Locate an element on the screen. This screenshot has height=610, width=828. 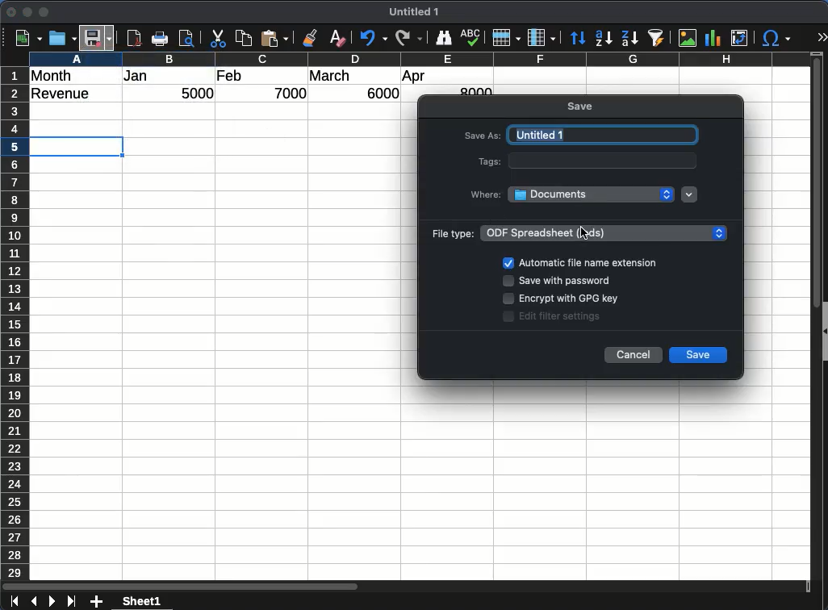
paste is located at coordinates (276, 39).